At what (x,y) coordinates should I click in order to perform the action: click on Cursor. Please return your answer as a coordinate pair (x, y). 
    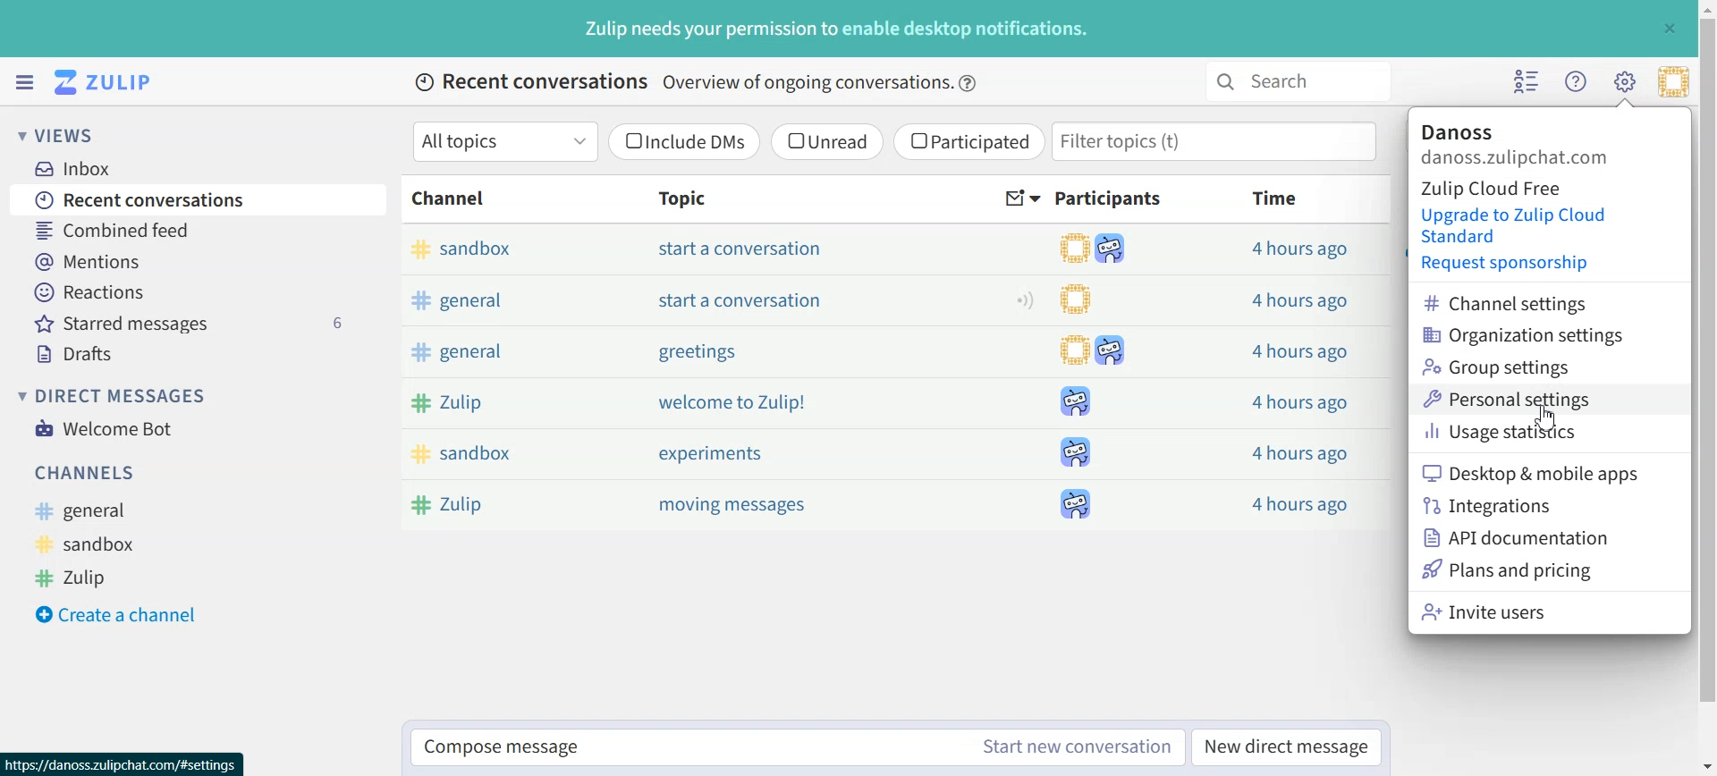
    Looking at the image, I should click on (1546, 417).